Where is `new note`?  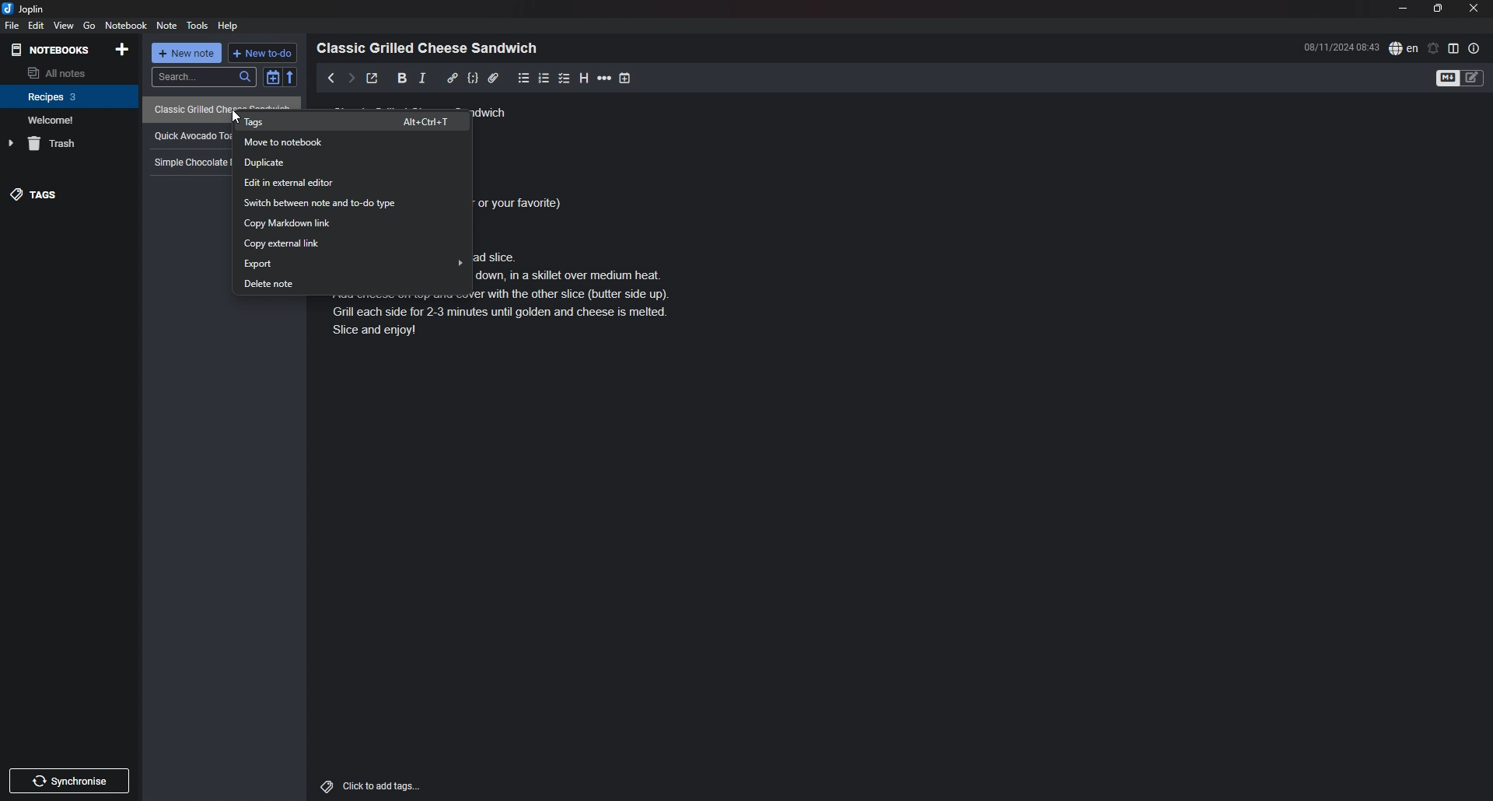
new note is located at coordinates (187, 53).